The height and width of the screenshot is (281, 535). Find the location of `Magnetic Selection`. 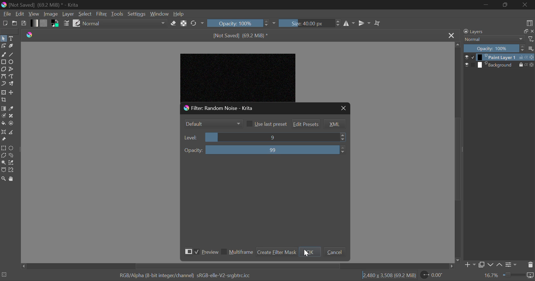

Magnetic Selection is located at coordinates (13, 170).